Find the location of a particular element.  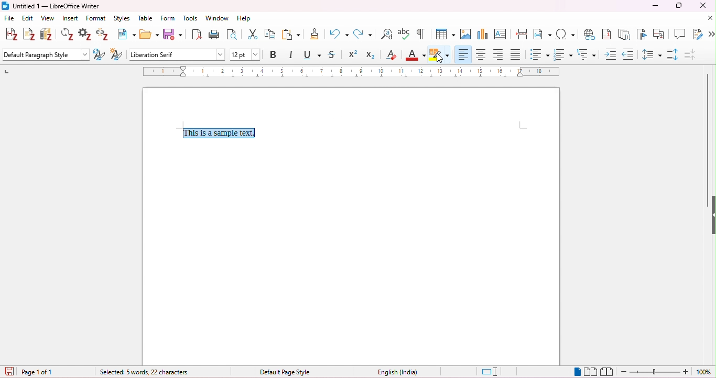

close is located at coordinates (701, 5).